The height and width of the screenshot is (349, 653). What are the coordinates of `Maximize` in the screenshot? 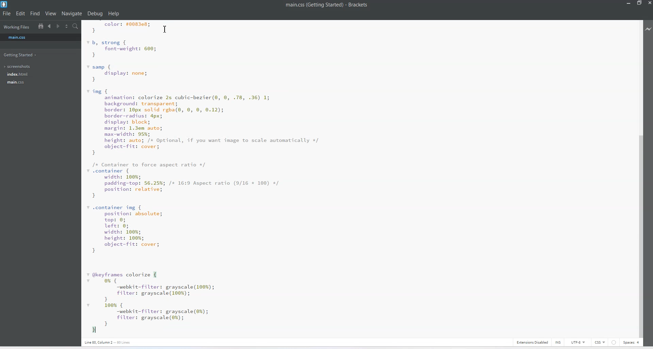 It's located at (639, 3).